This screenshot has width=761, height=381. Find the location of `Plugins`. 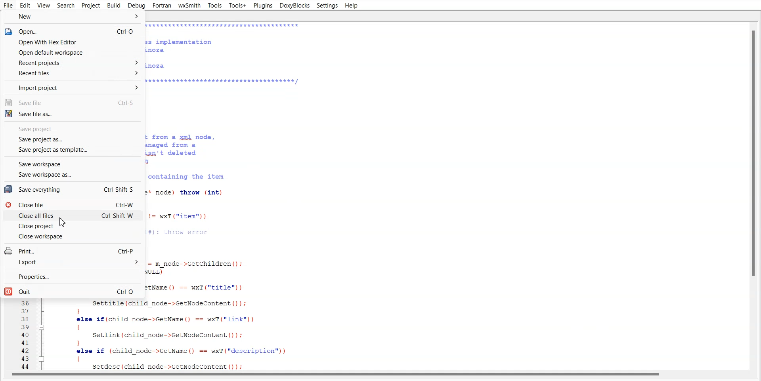

Plugins is located at coordinates (262, 5).